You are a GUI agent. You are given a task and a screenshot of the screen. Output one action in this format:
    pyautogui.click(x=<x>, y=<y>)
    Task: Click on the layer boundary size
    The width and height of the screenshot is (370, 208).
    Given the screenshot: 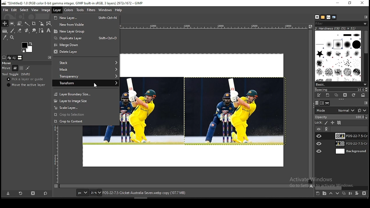 What is the action you would take?
    pyautogui.click(x=85, y=94)
    